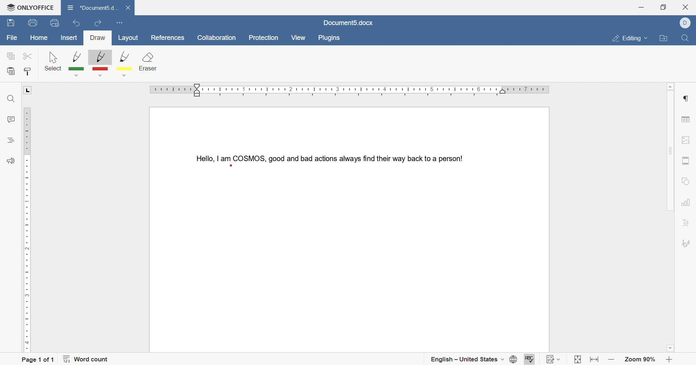 This screenshot has width=696, height=365. What do you see at coordinates (689, 139) in the screenshot?
I see `image settings` at bounding box center [689, 139].